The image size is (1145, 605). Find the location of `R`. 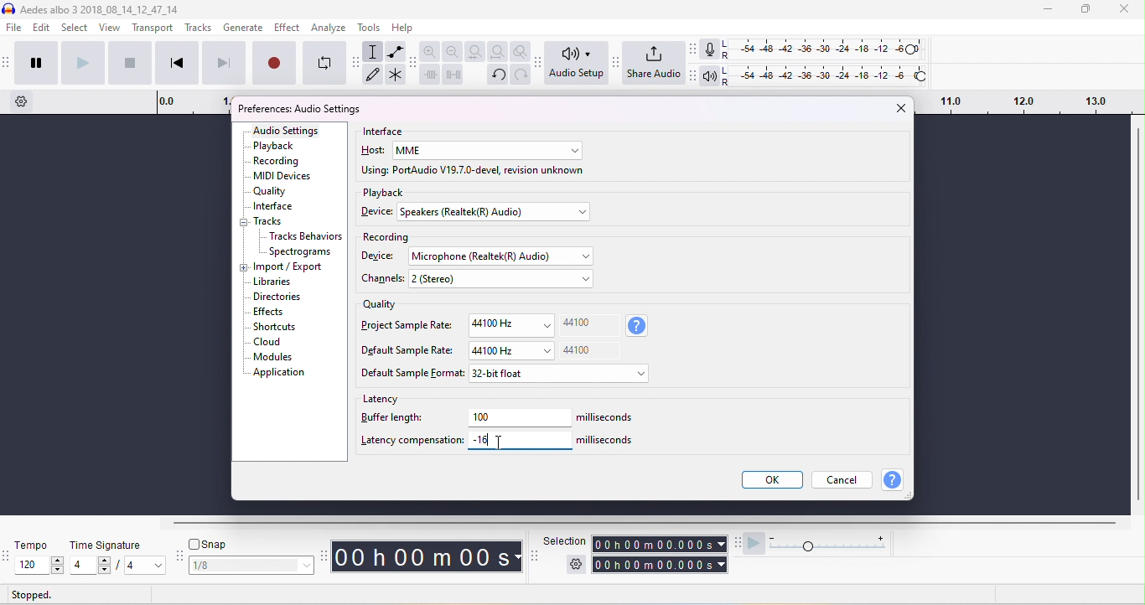

R is located at coordinates (727, 57).